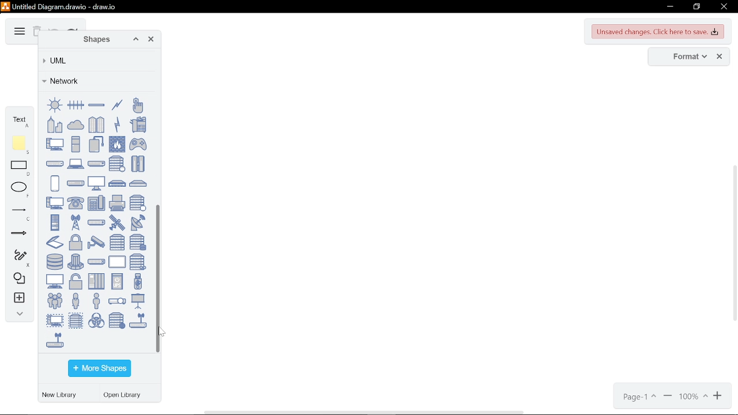  What do you see at coordinates (117, 242) in the screenshot?
I see `server` at bounding box center [117, 242].